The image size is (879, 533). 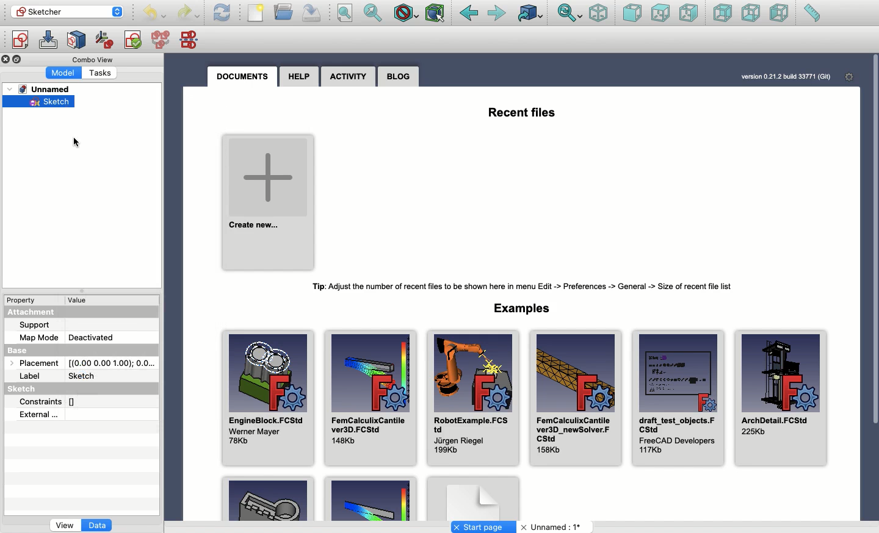 What do you see at coordinates (65, 72) in the screenshot?
I see `Model+` at bounding box center [65, 72].